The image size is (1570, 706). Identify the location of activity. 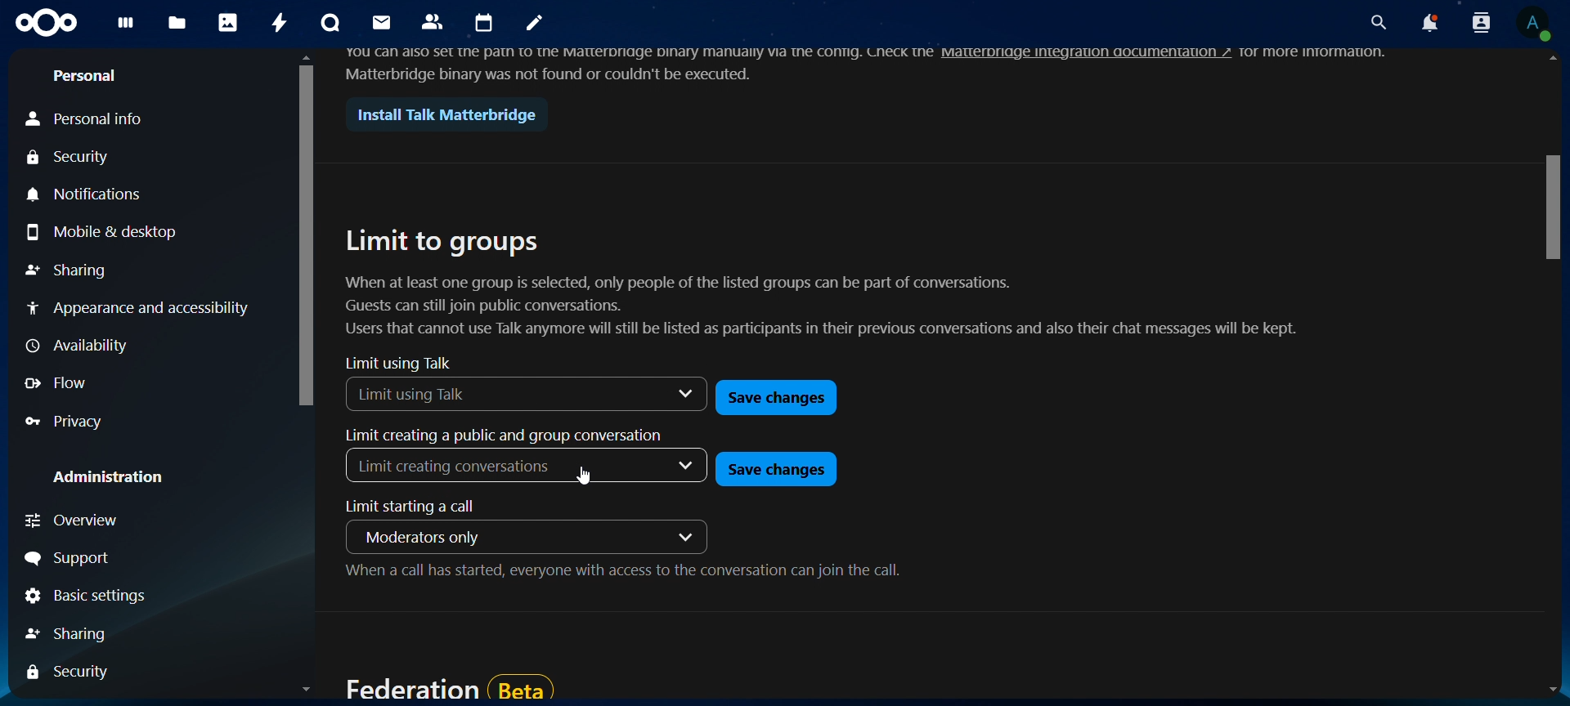
(280, 22).